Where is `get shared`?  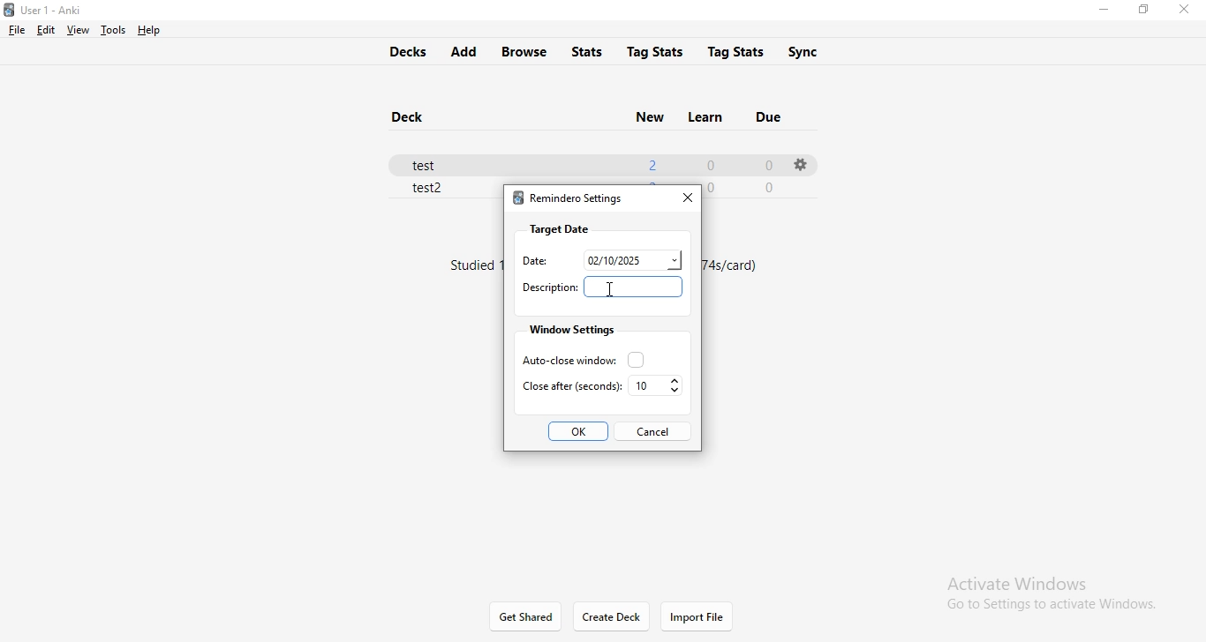
get shared is located at coordinates (527, 617).